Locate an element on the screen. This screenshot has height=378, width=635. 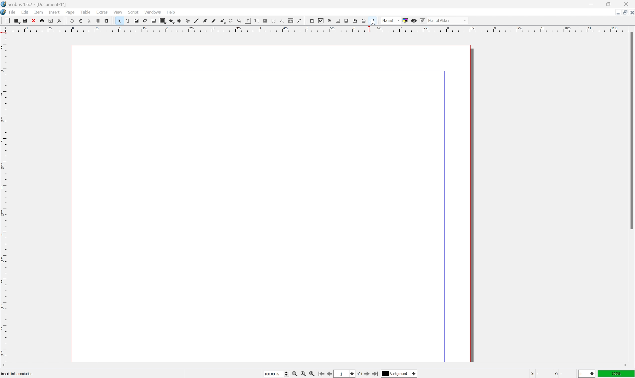
go to last page is located at coordinates (376, 373).